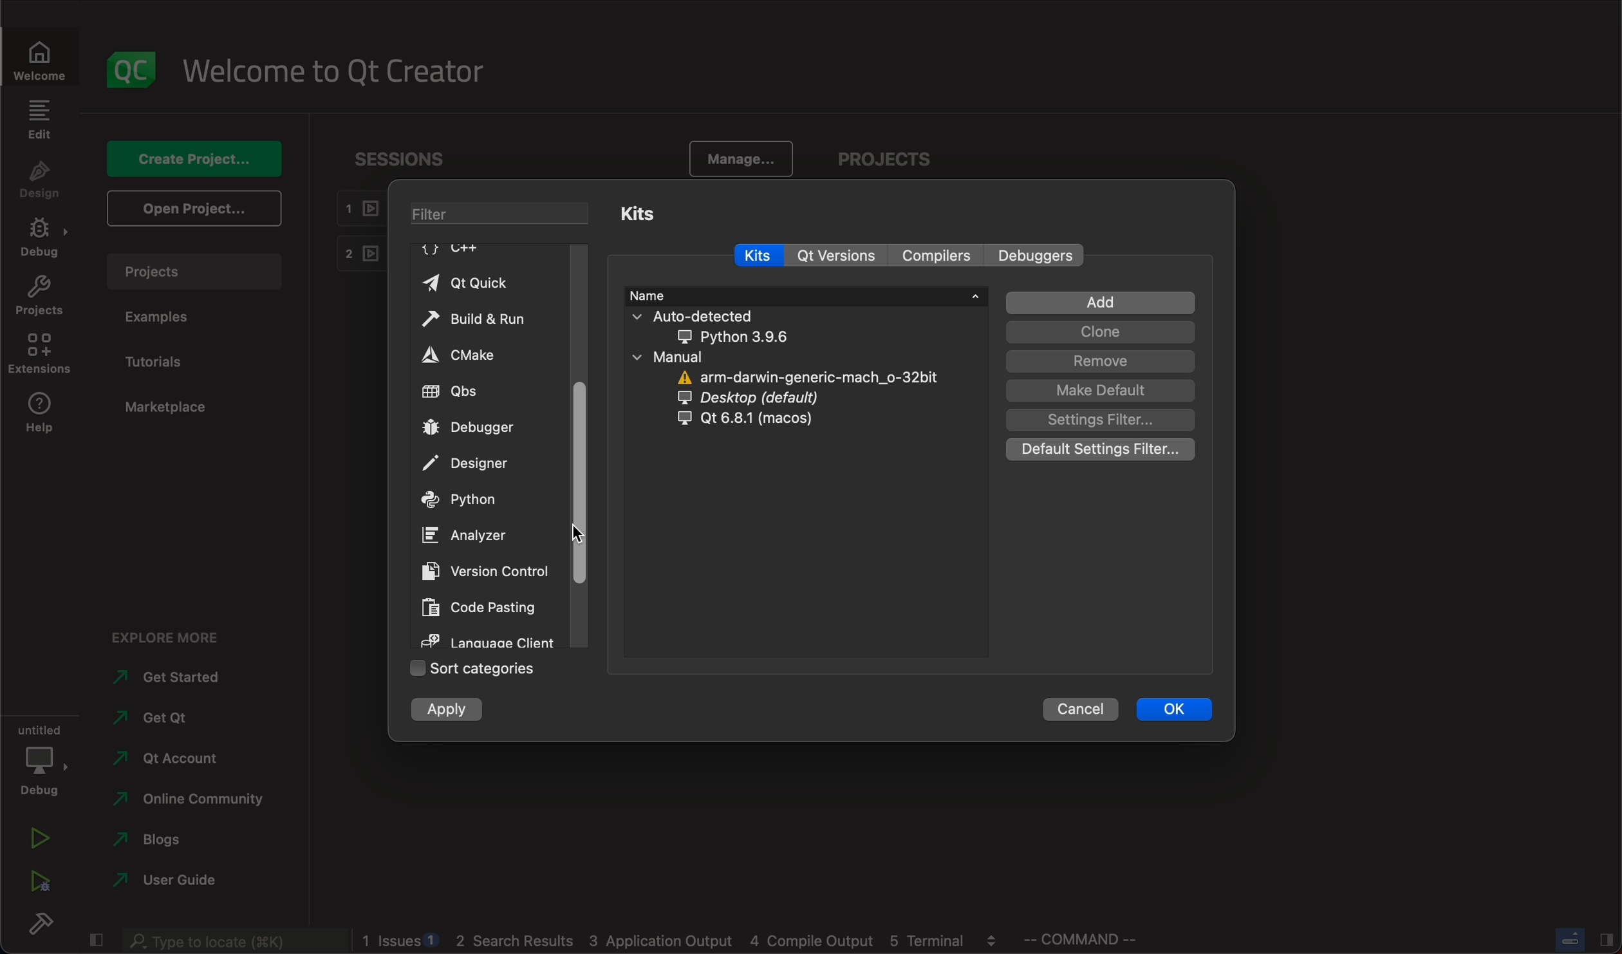 The width and height of the screenshot is (1622, 954). I want to click on projects, so click(194, 272).